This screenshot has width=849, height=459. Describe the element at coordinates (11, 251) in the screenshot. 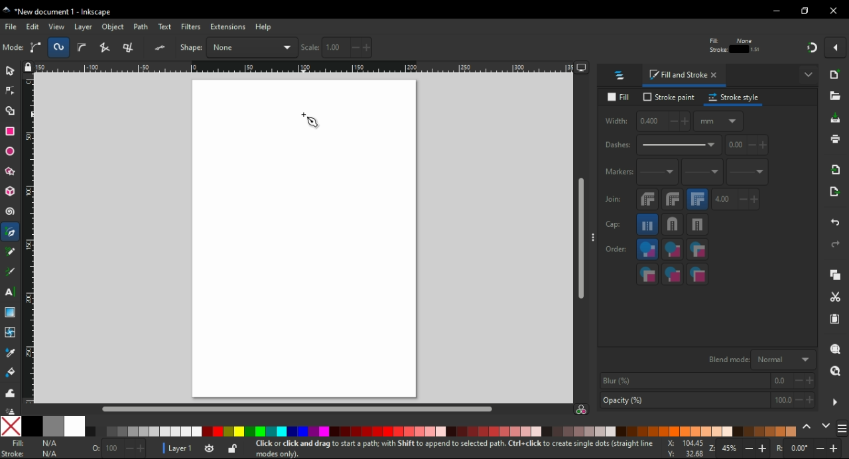

I see `pencil` at that location.